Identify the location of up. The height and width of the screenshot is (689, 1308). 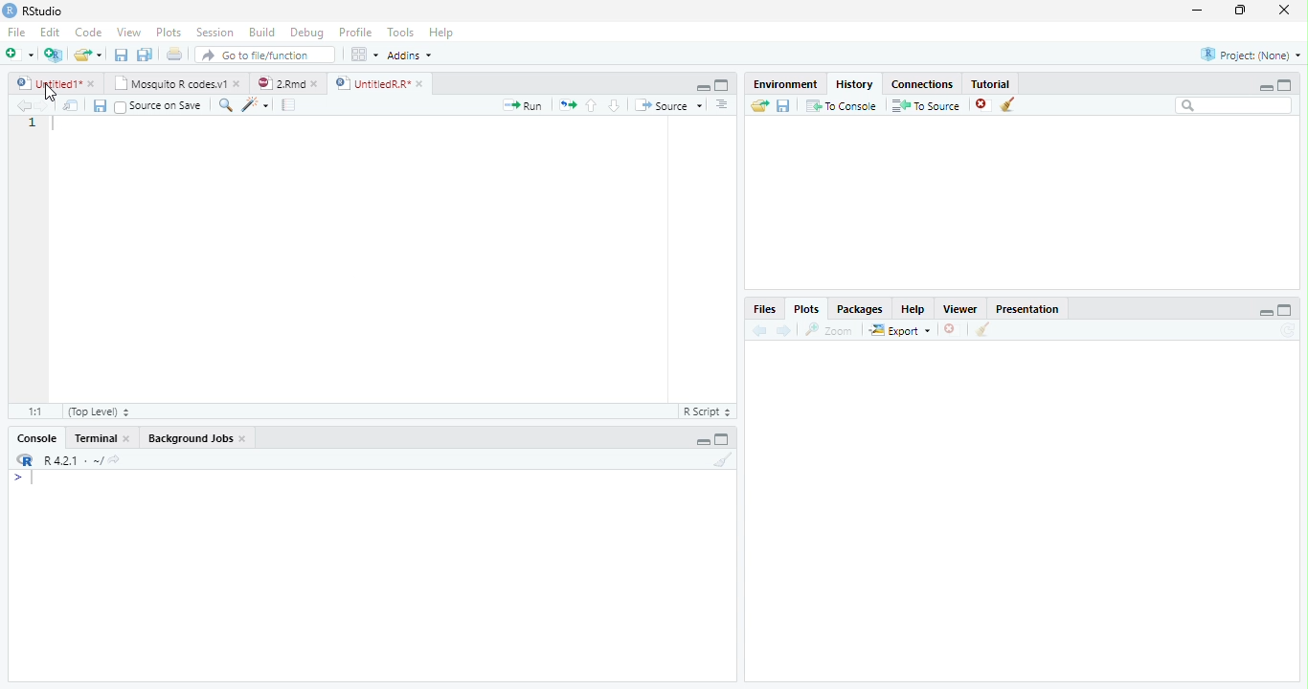
(592, 105).